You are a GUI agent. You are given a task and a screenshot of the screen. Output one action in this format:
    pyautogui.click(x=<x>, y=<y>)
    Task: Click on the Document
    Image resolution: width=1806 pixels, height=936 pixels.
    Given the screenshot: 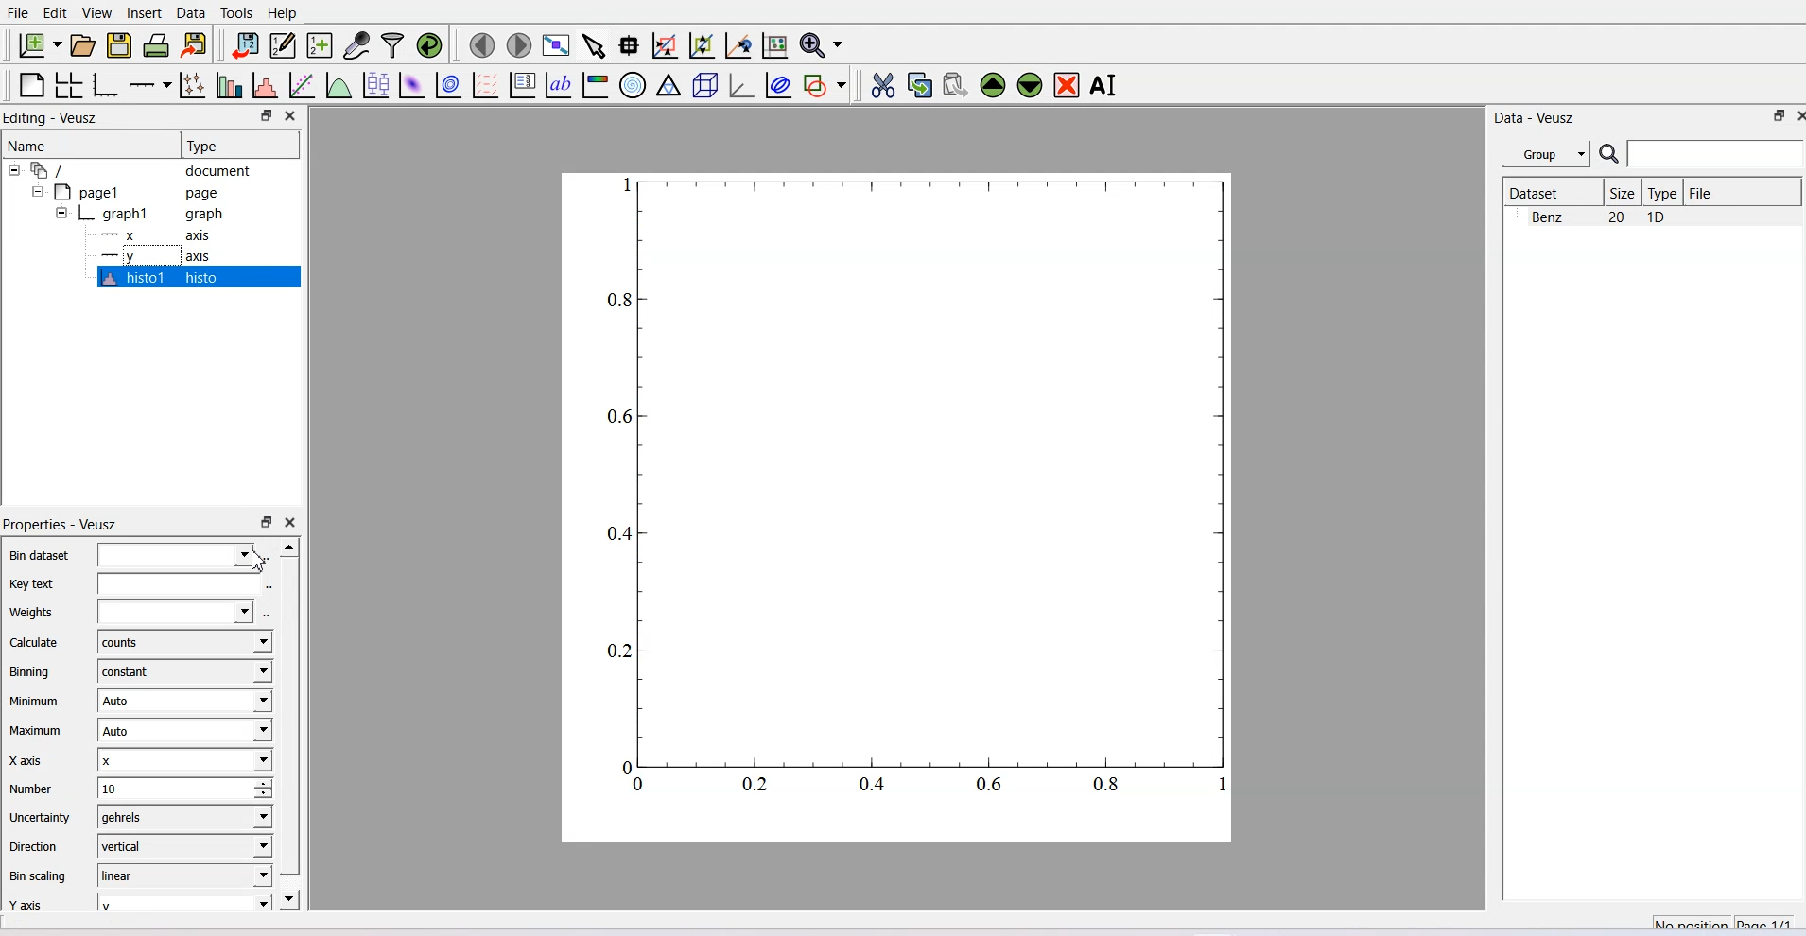 What is the action you would take?
    pyautogui.click(x=142, y=169)
    